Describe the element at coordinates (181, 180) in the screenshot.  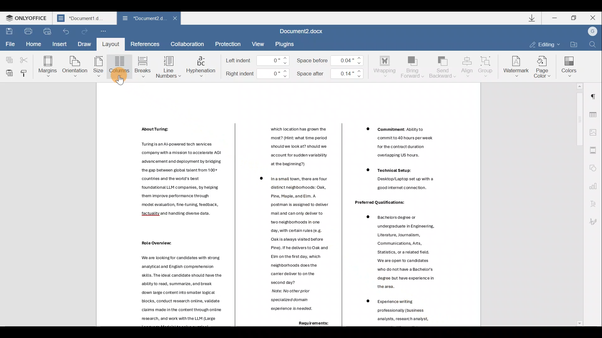
I see `` at that location.